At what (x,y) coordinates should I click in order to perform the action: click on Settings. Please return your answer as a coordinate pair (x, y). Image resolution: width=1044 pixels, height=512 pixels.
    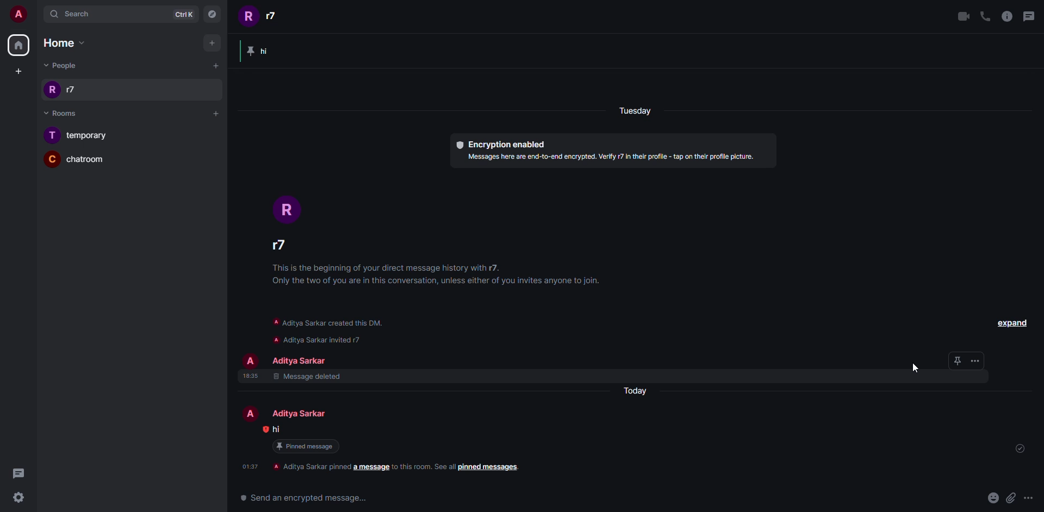
    Looking at the image, I should click on (19, 497).